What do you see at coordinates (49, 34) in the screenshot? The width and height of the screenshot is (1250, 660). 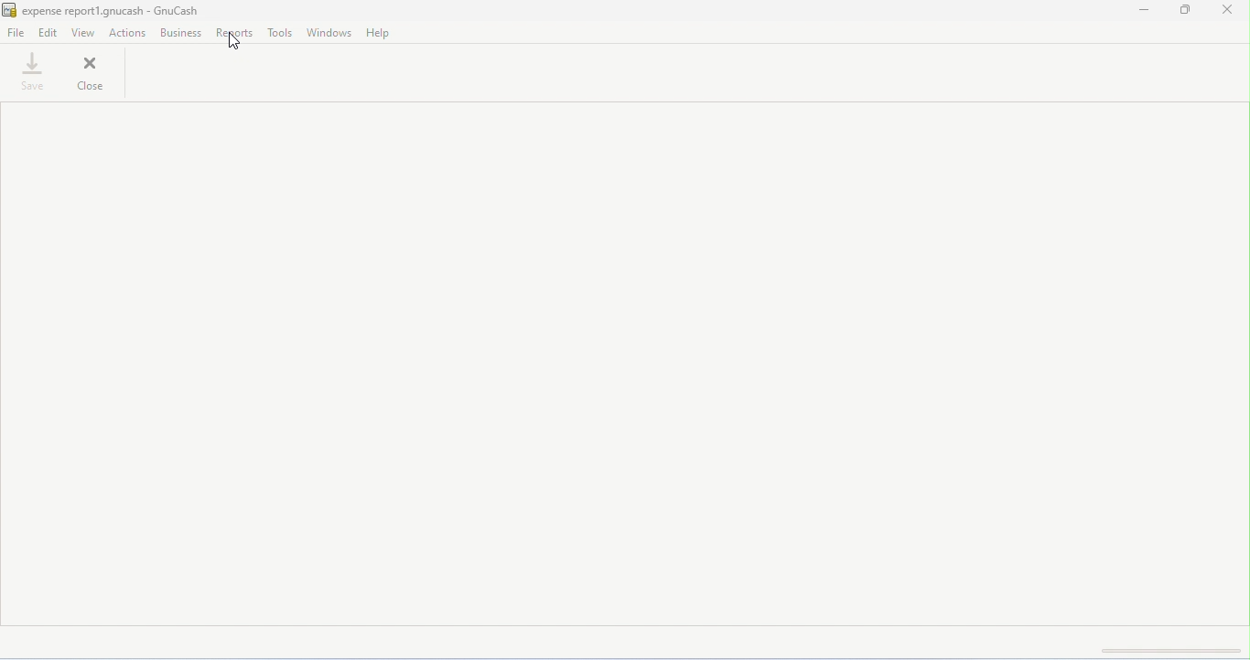 I see `edit` at bounding box center [49, 34].